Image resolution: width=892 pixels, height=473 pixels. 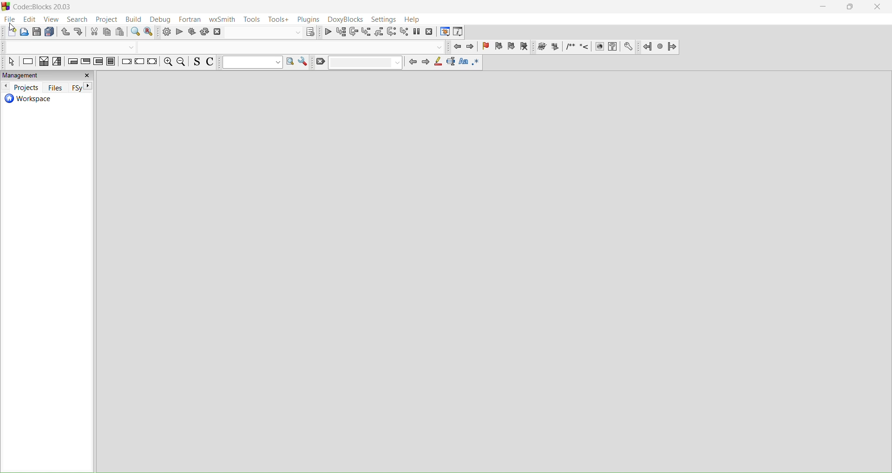 I want to click on next line, so click(x=353, y=31).